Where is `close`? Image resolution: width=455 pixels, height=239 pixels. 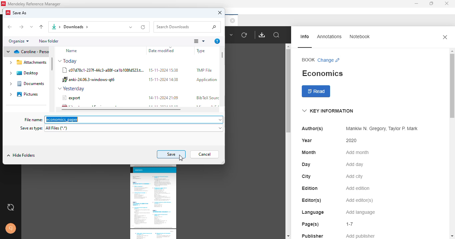
close is located at coordinates (445, 37).